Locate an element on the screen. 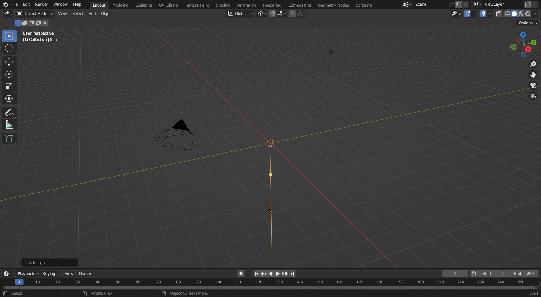 The height and width of the screenshot is (297, 541). next is located at coordinates (293, 274).